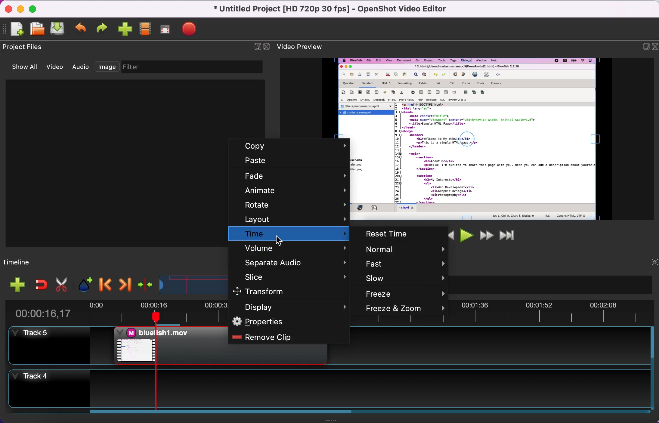 This screenshot has height=423, width=659. I want to click on close, so click(267, 46).